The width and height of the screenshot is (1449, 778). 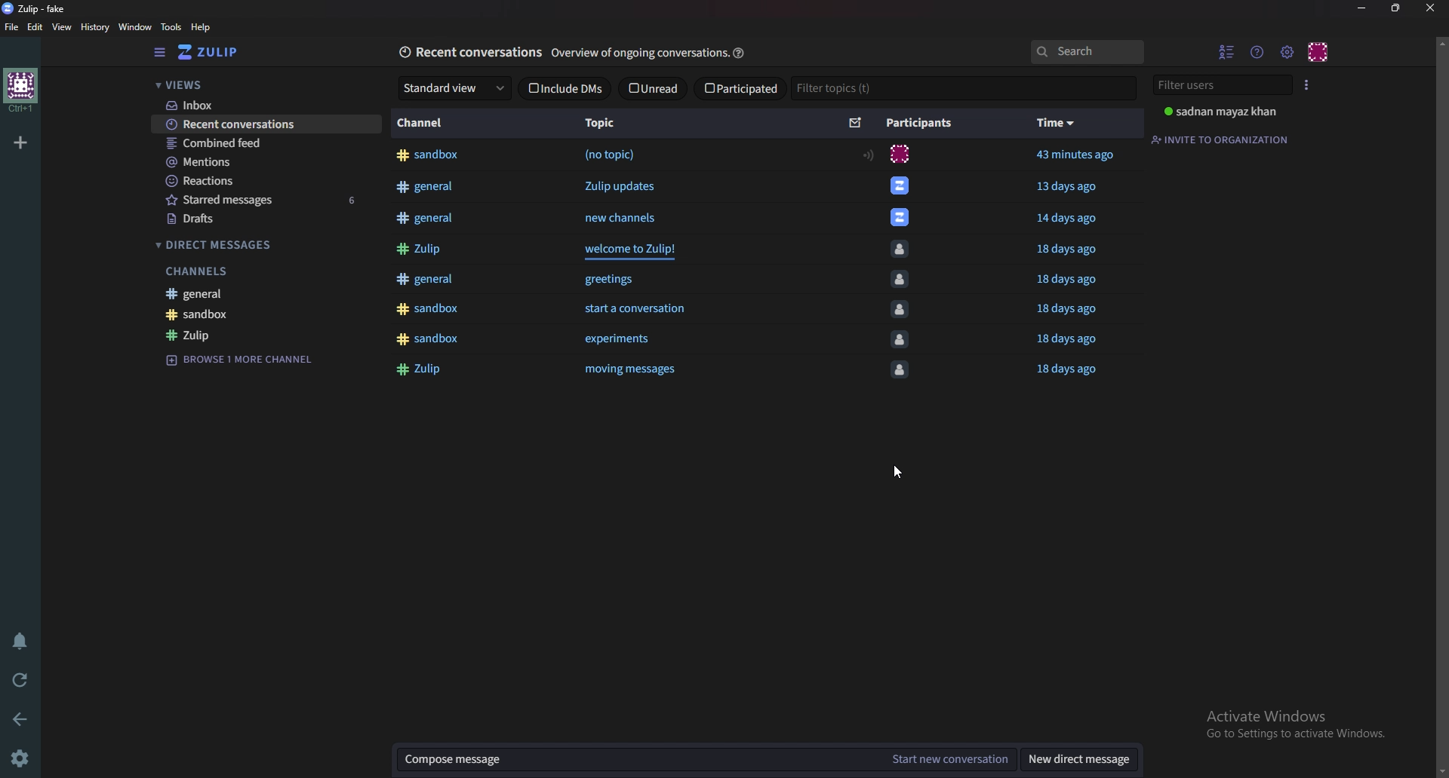 I want to click on icon, so click(x=900, y=314).